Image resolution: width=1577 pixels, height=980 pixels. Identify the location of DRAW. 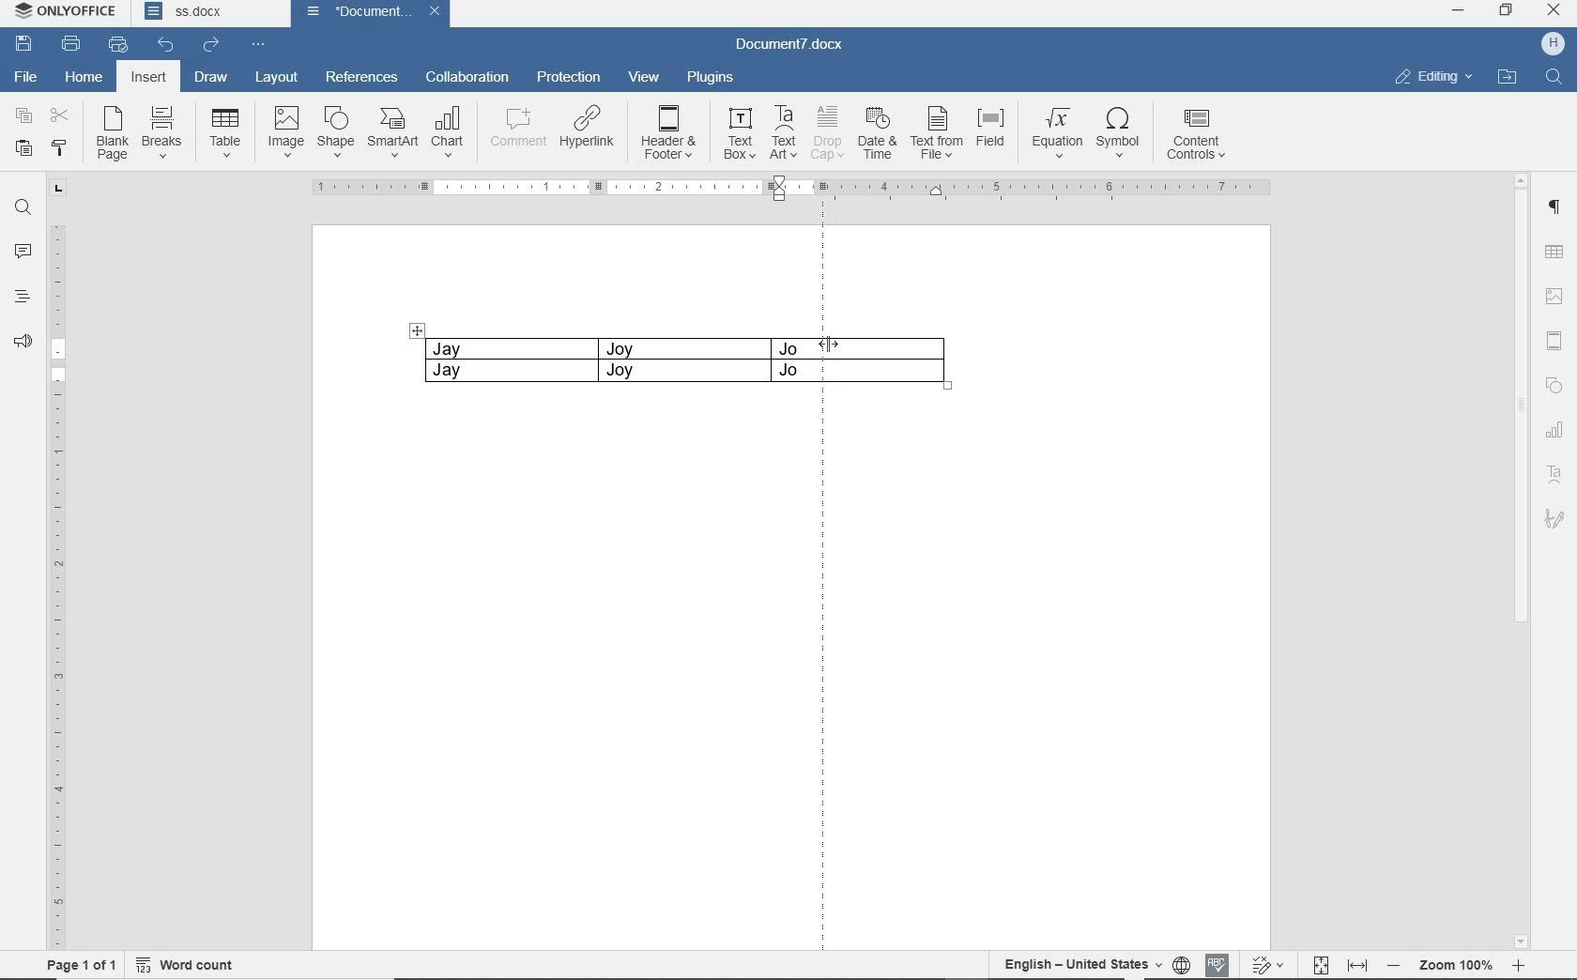
(210, 76).